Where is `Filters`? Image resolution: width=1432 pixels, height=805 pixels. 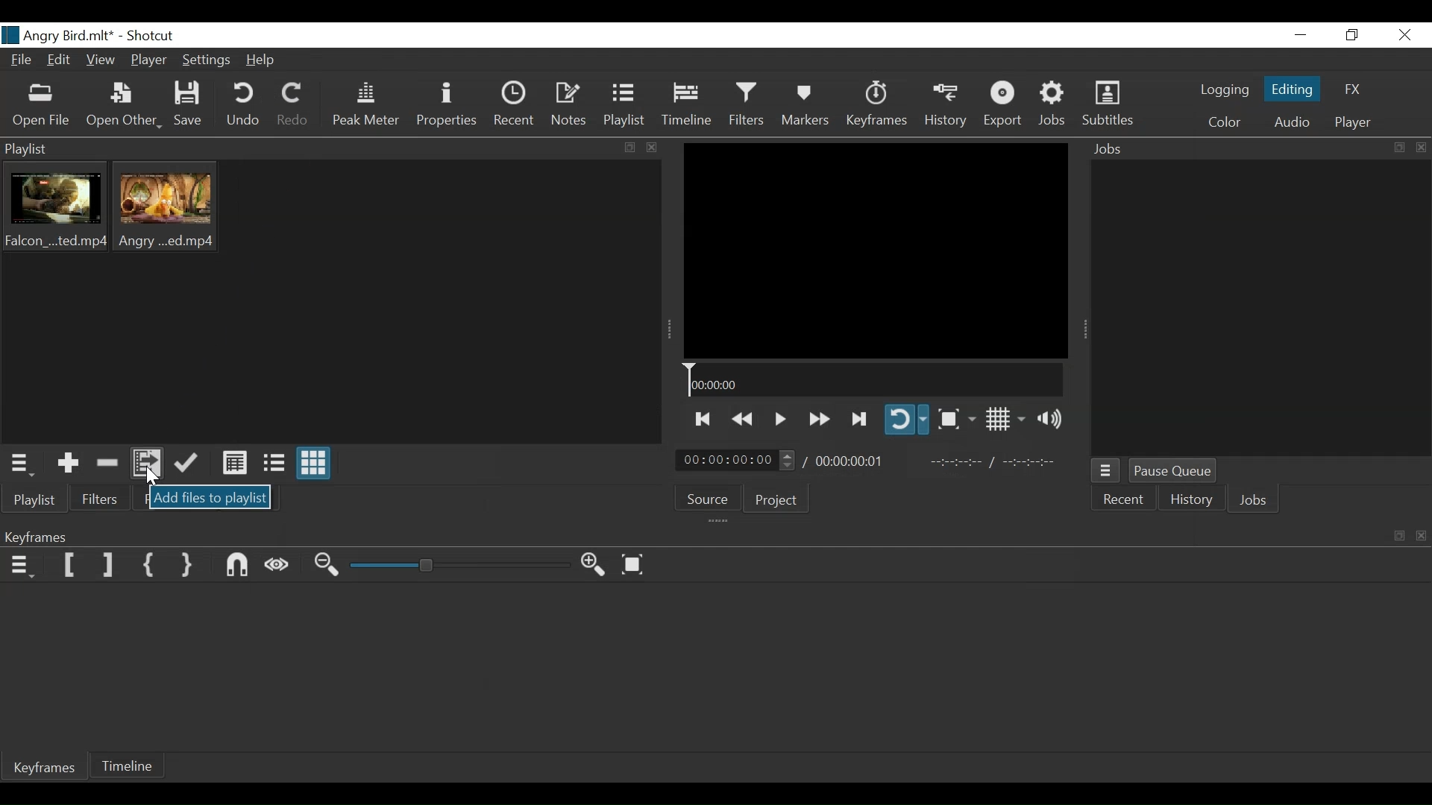
Filters is located at coordinates (747, 105).